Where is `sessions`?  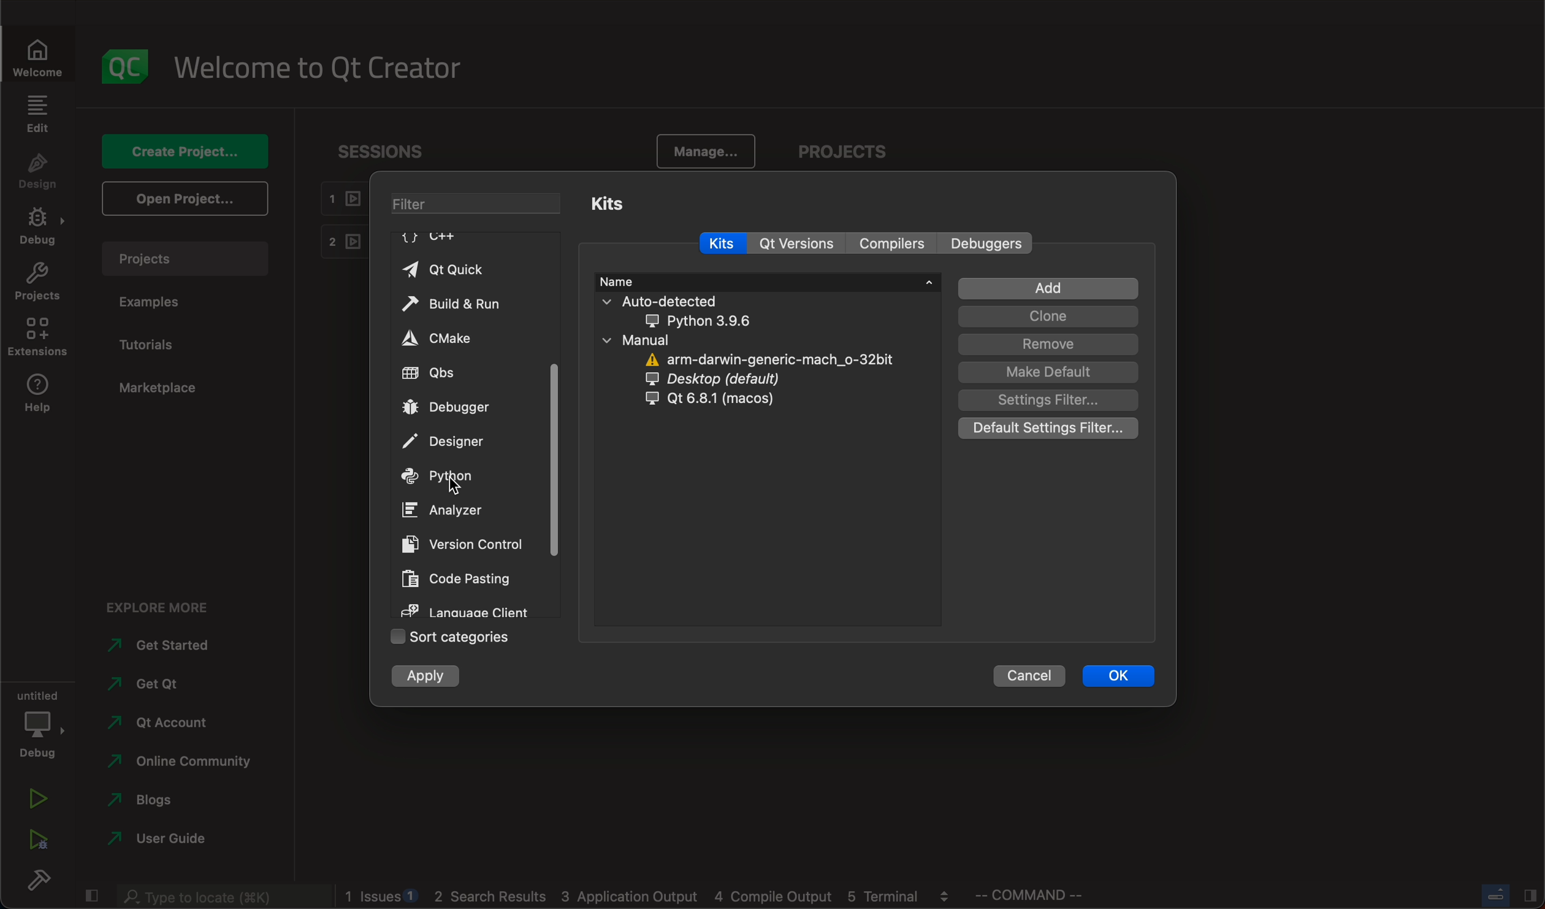
sessions is located at coordinates (393, 152).